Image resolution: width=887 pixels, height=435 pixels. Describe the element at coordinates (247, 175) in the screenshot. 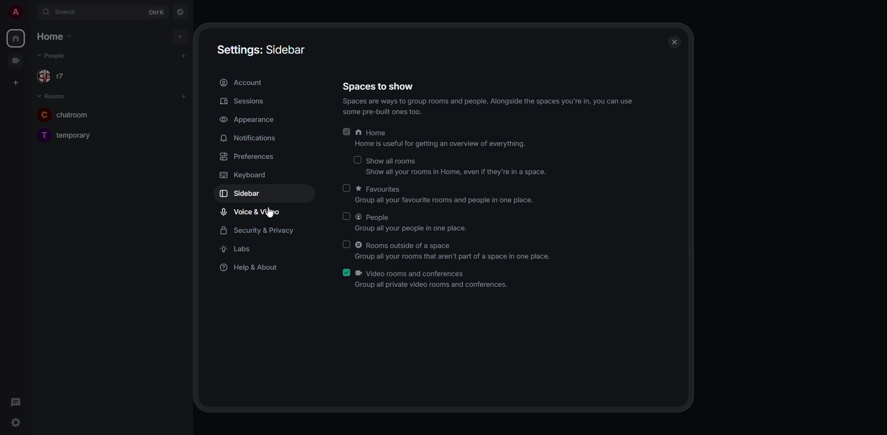

I see `keyboard` at that location.